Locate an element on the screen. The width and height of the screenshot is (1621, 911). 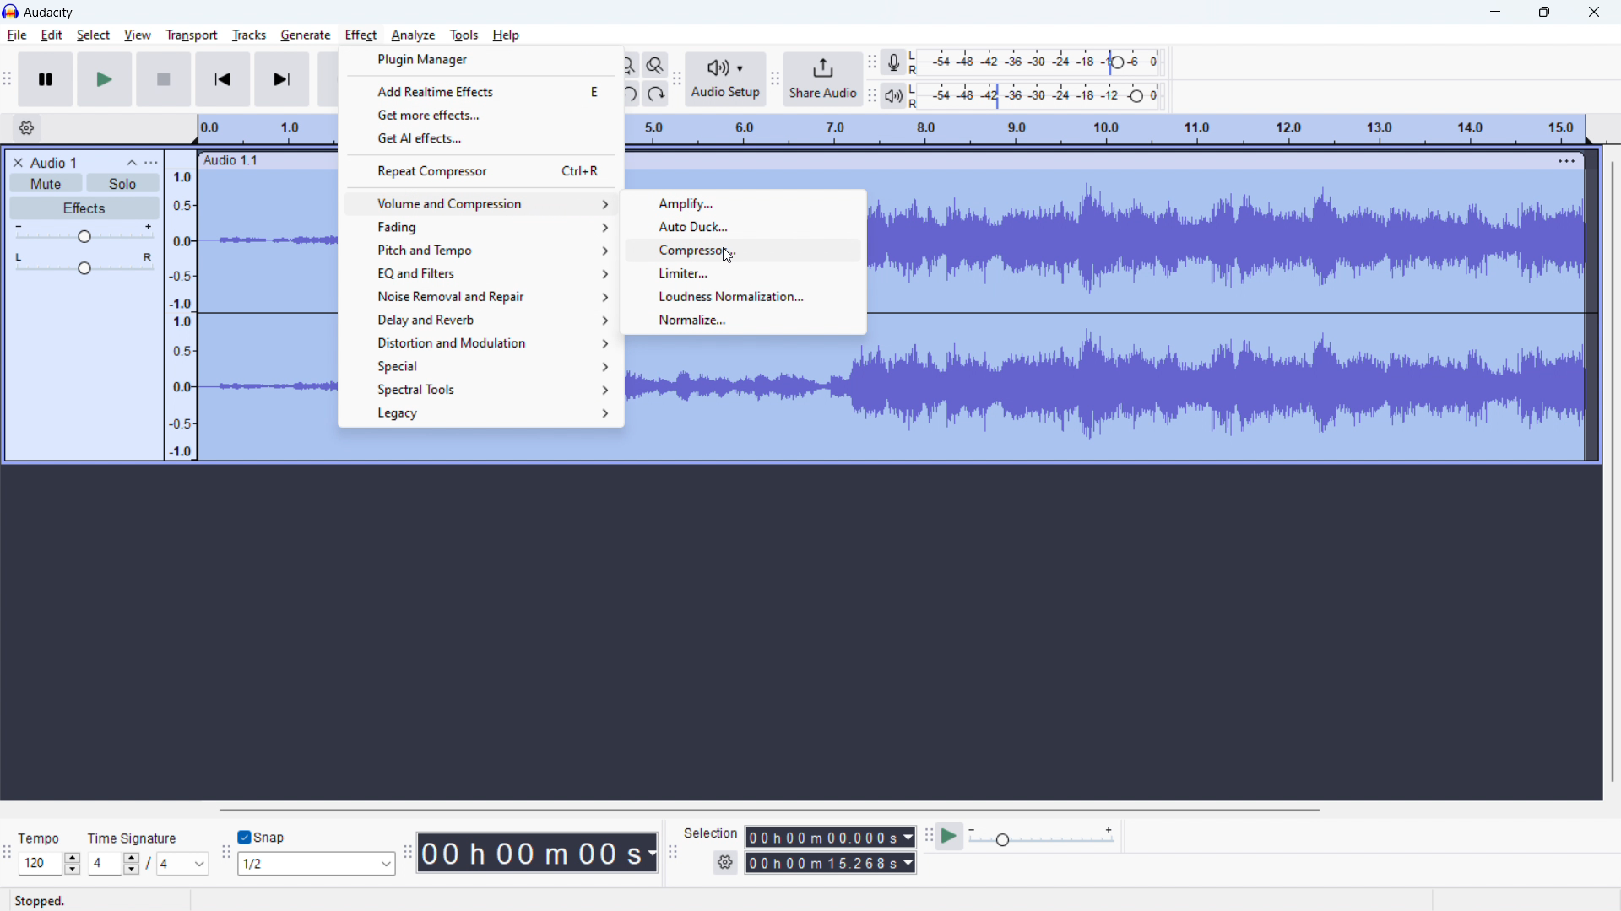
menu is located at coordinates (1569, 160).